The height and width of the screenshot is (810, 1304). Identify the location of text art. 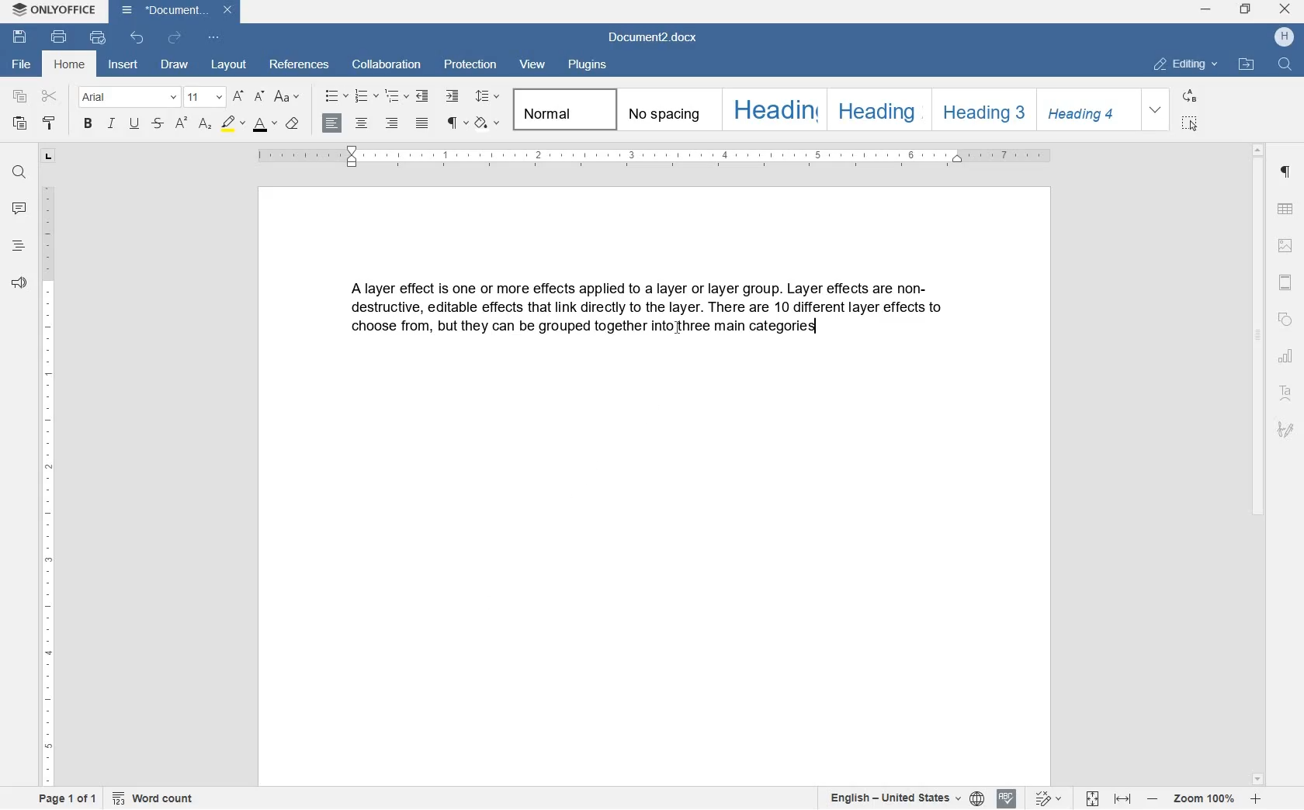
(1288, 396).